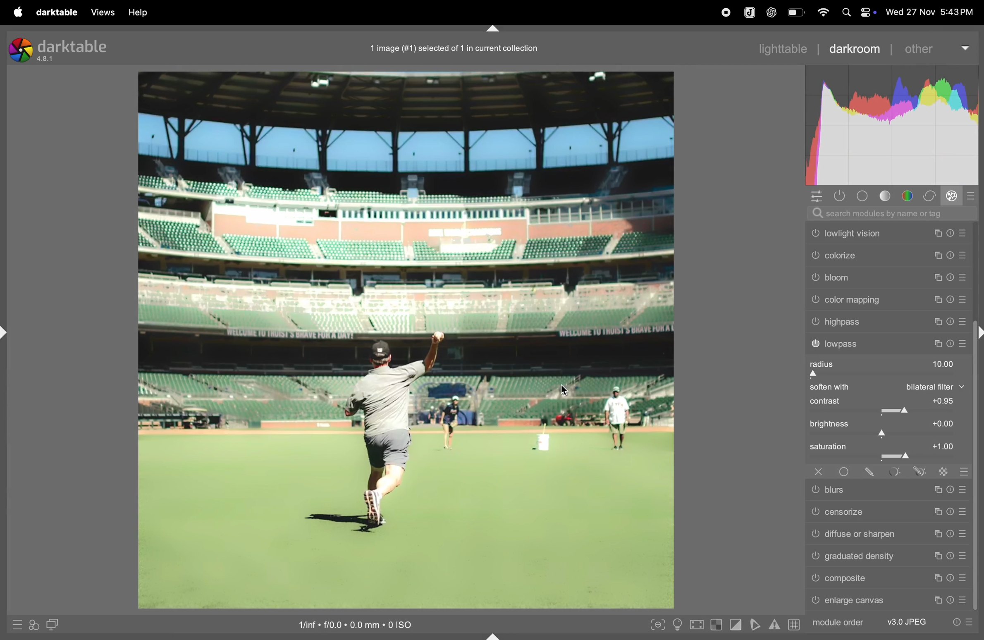 The height and width of the screenshot is (640, 984). I want to click on presets, so click(972, 196).